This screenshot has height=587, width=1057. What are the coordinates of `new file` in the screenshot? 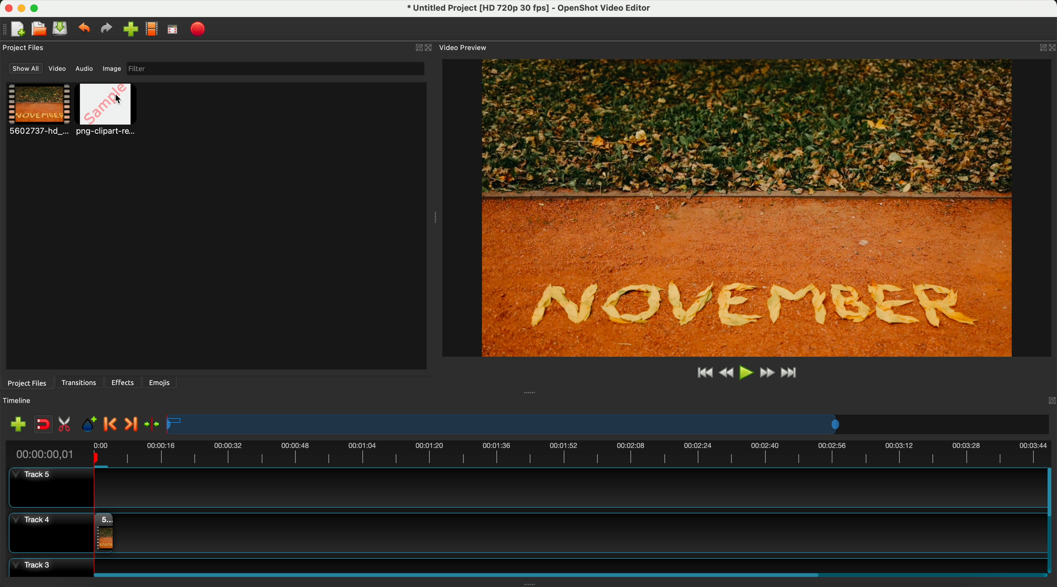 It's located at (15, 29).